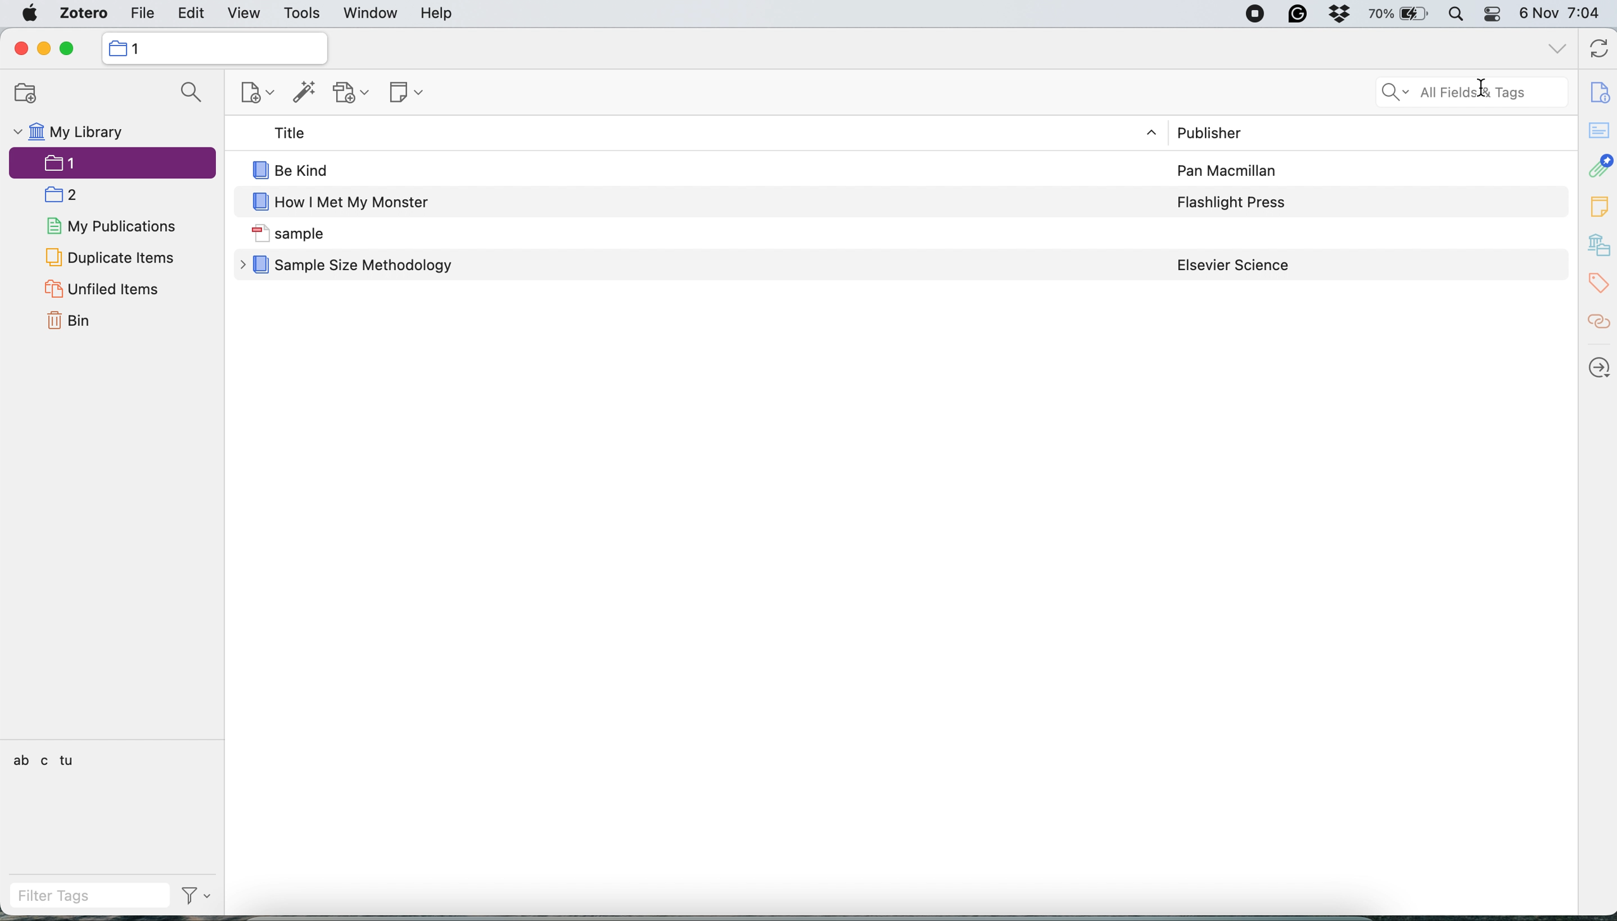 Image resolution: width=1617 pixels, height=921 pixels. Describe the element at coordinates (1598, 325) in the screenshot. I see `related` at that location.